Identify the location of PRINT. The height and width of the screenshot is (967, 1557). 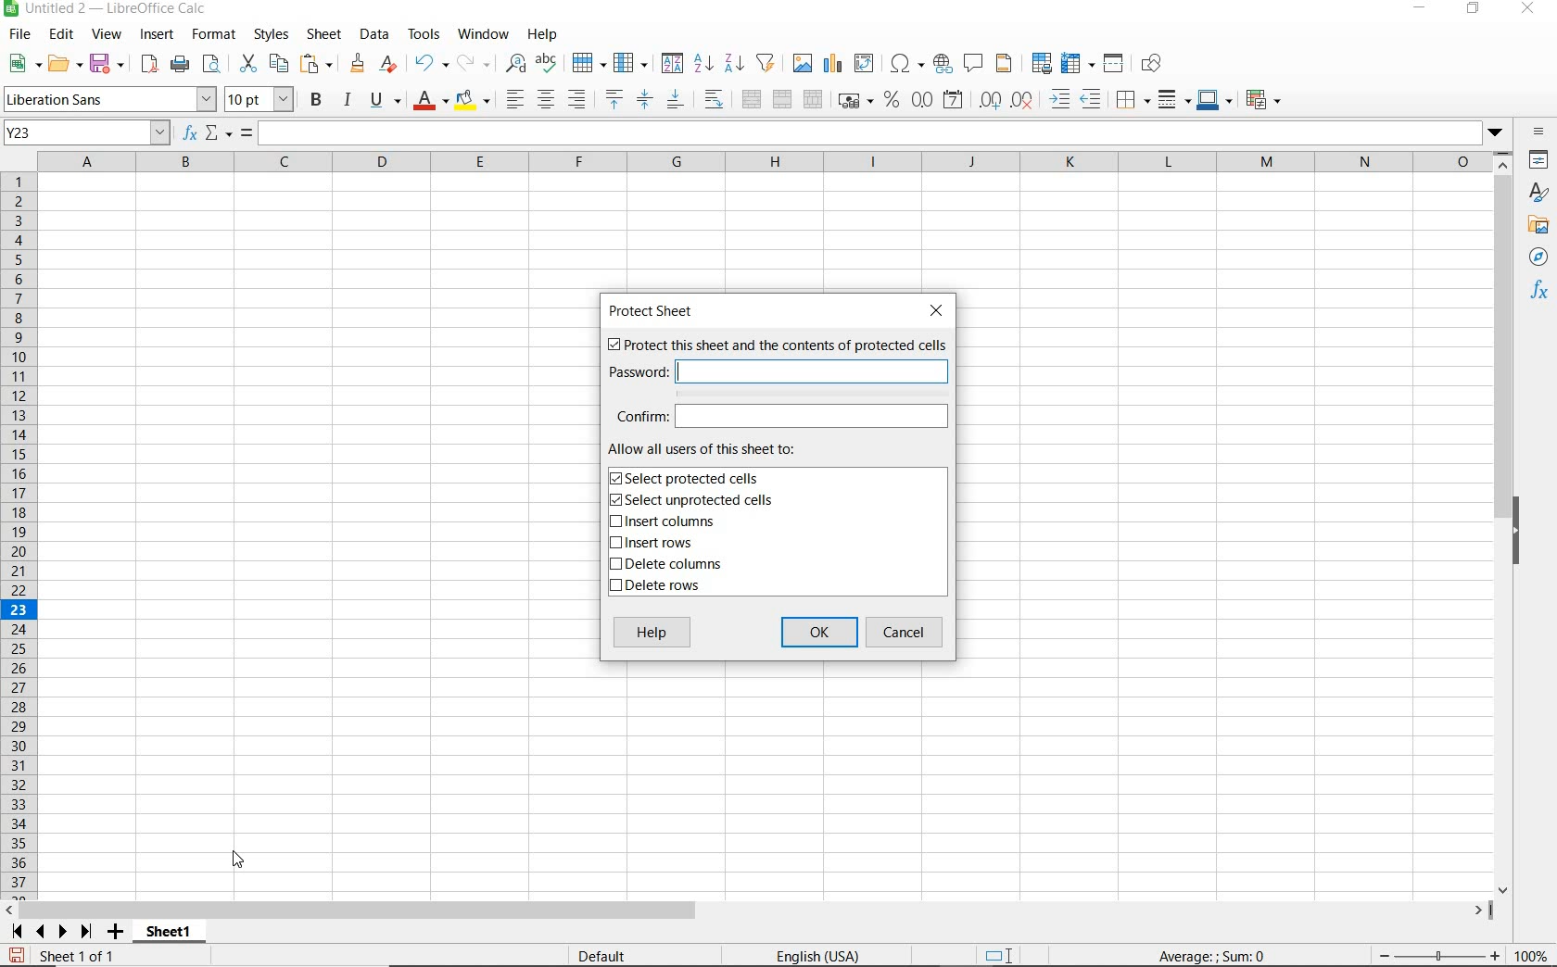
(180, 65).